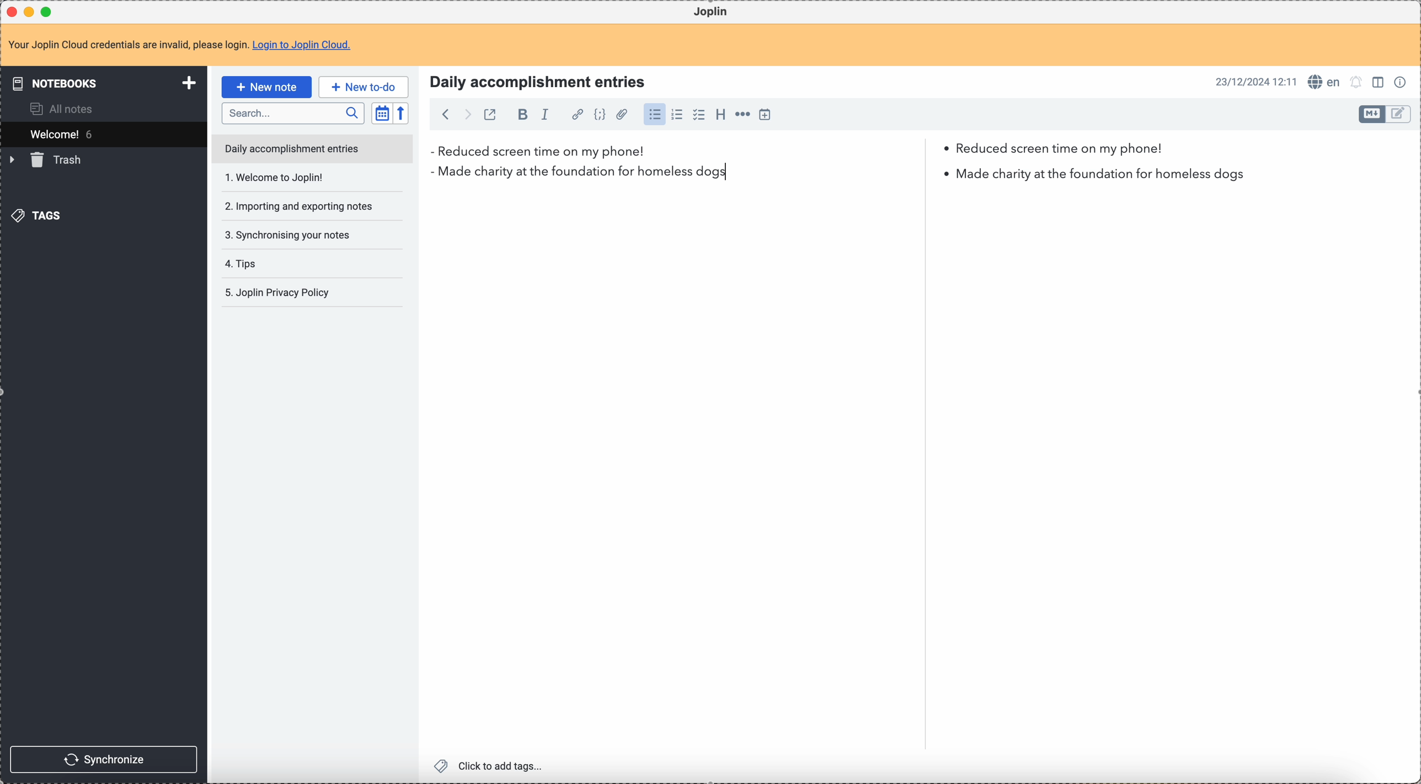  Describe the element at coordinates (276, 263) in the screenshot. I see `Joplin privacy policy` at that location.